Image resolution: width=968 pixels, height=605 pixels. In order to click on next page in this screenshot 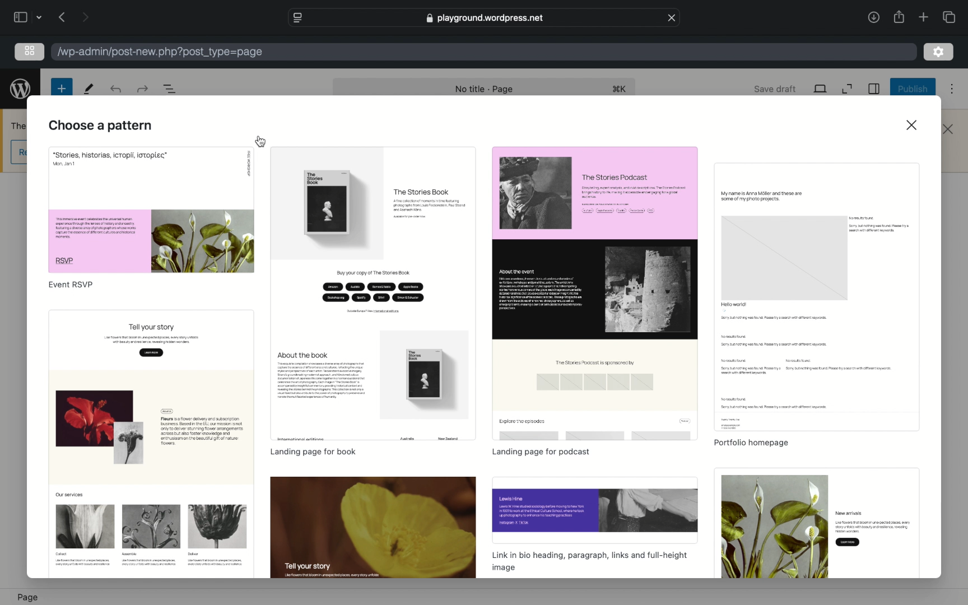, I will do `click(85, 17)`.